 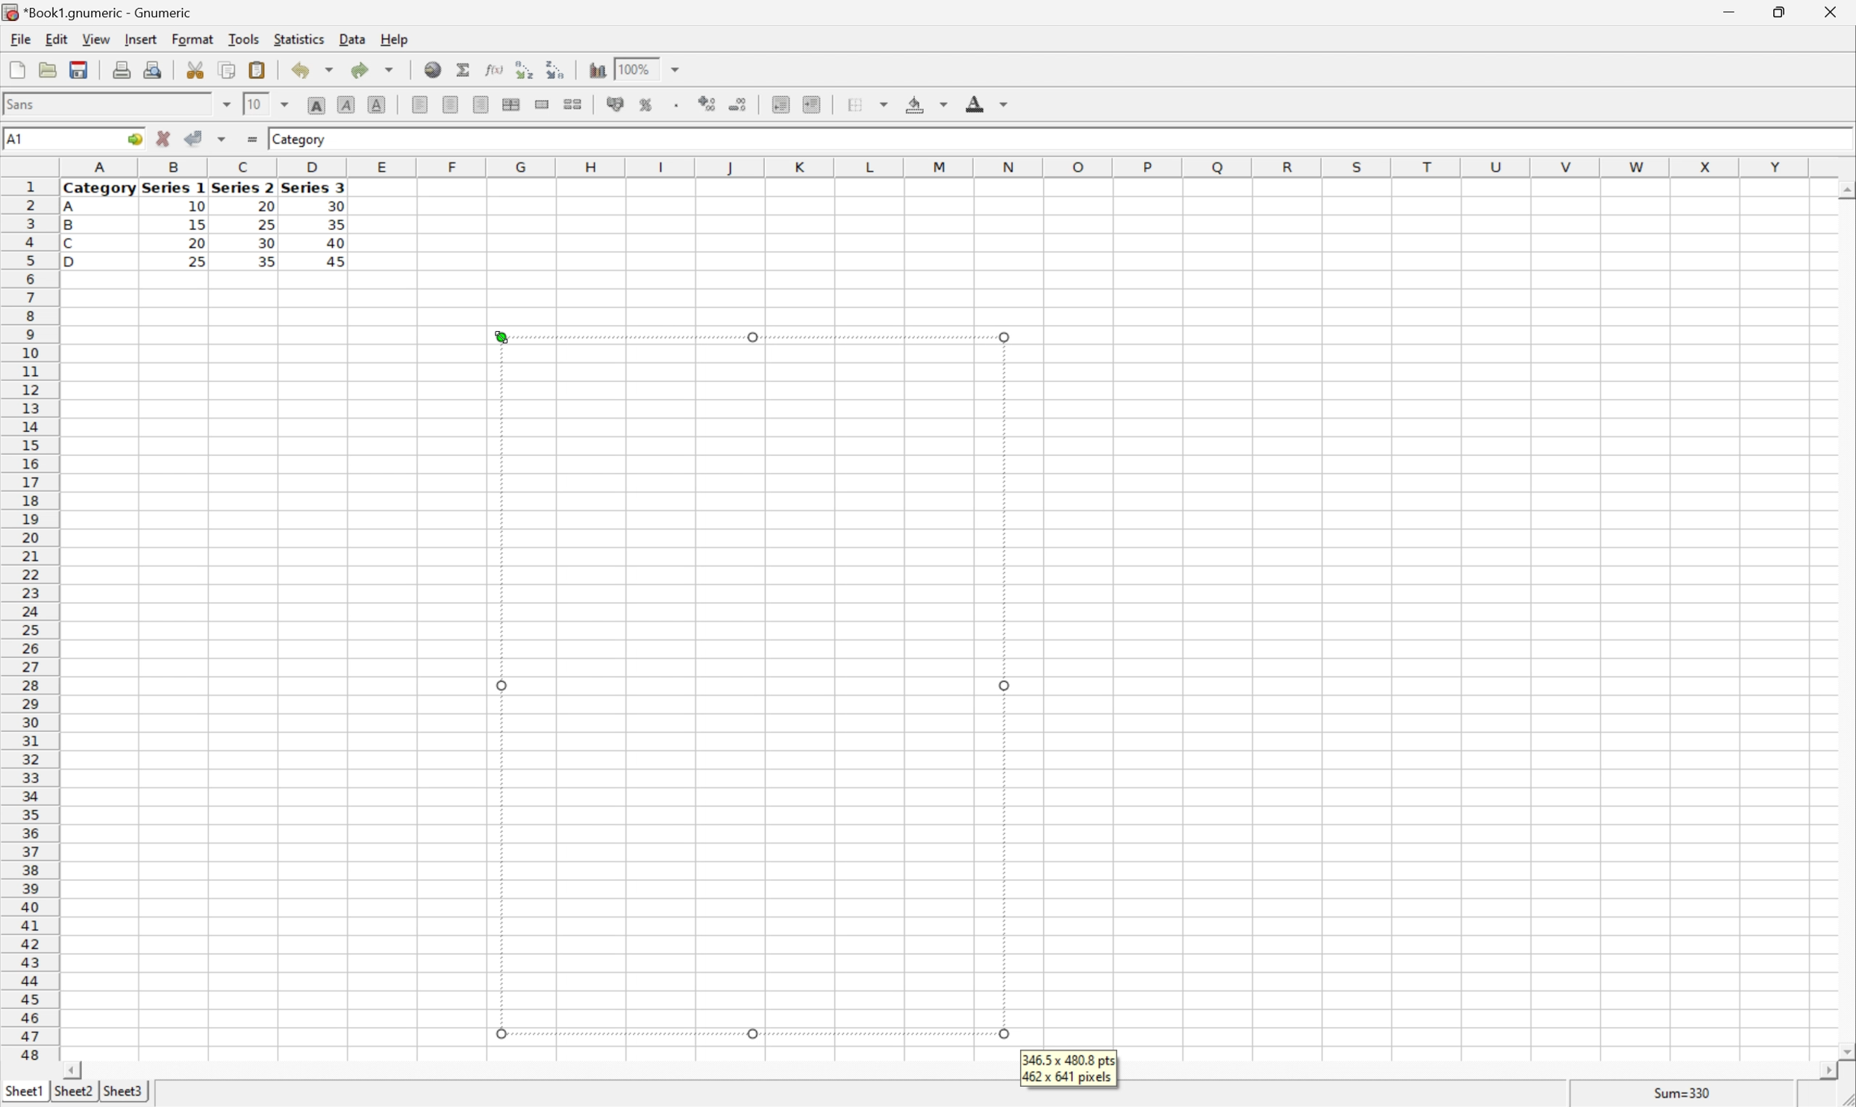 I want to click on Format, so click(x=193, y=38).